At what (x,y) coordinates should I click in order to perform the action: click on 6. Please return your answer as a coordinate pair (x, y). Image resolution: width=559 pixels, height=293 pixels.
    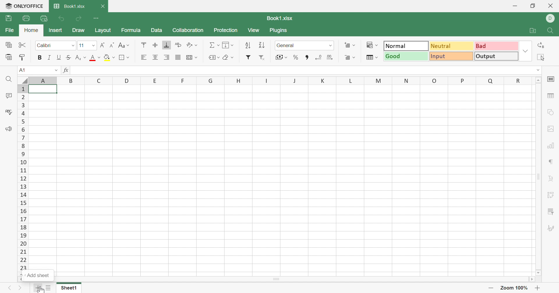
    Looking at the image, I should click on (23, 130).